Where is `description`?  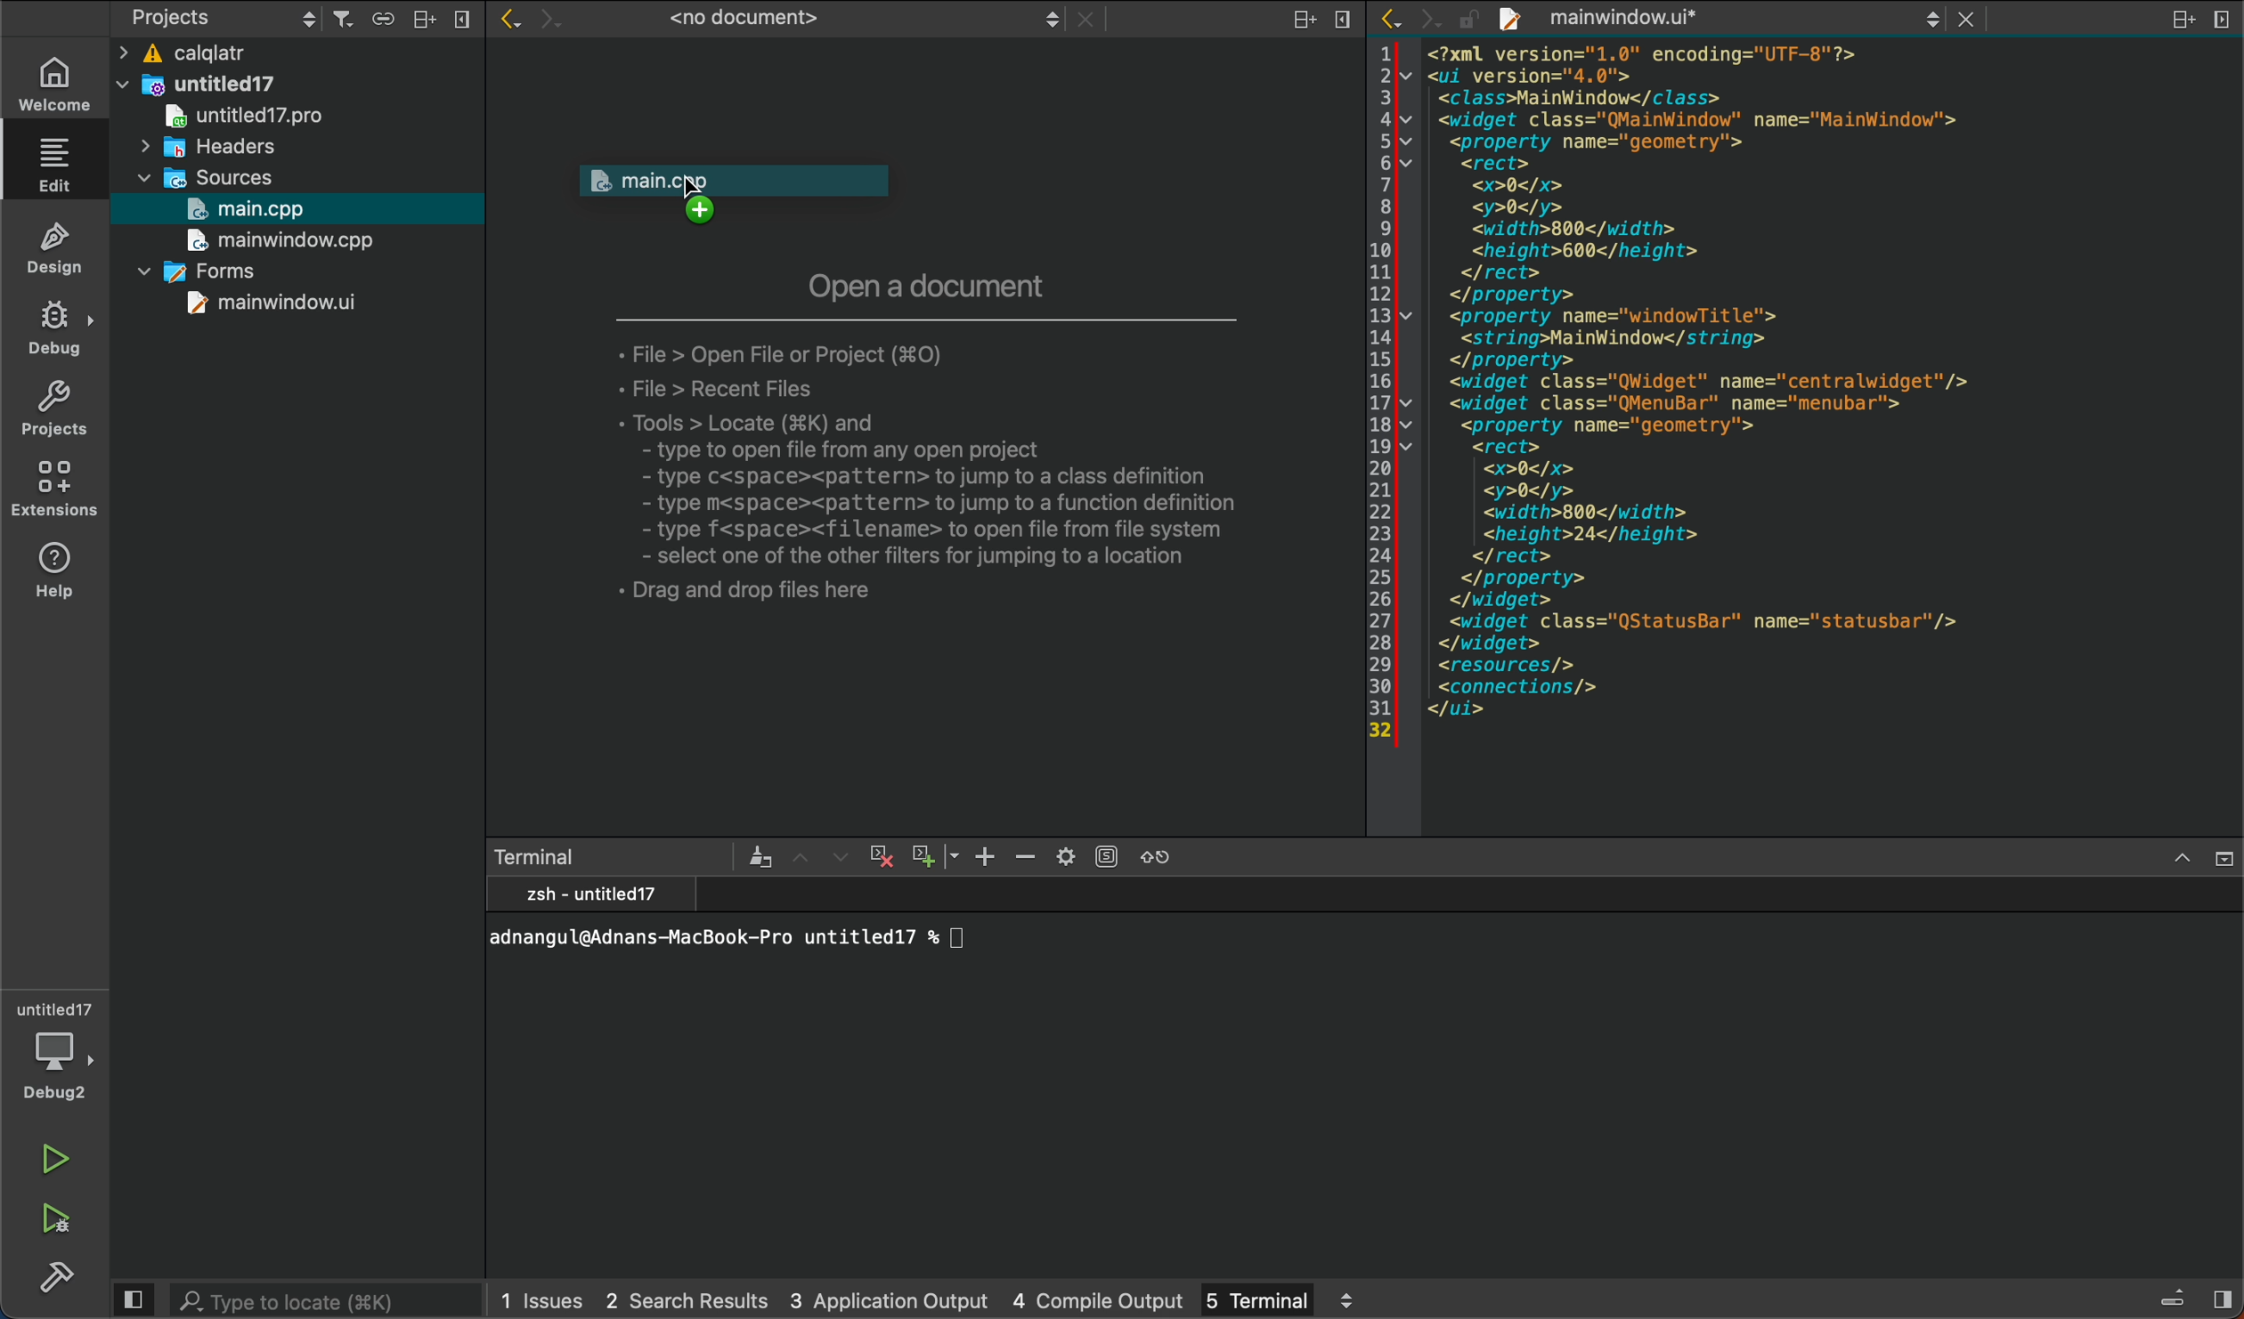
description is located at coordinates (951, 465).